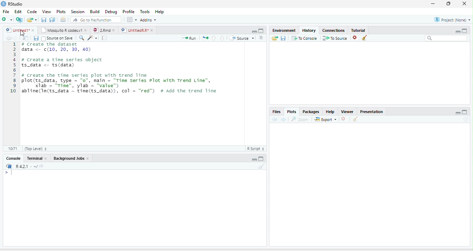  I want to click on minimize, so click(433, 4).